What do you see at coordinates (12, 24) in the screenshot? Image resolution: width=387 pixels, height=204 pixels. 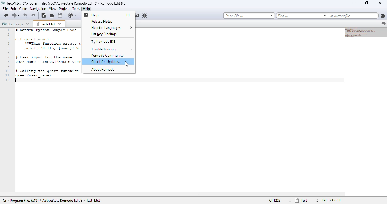 I see `start page` at bounding box center [12, 24].